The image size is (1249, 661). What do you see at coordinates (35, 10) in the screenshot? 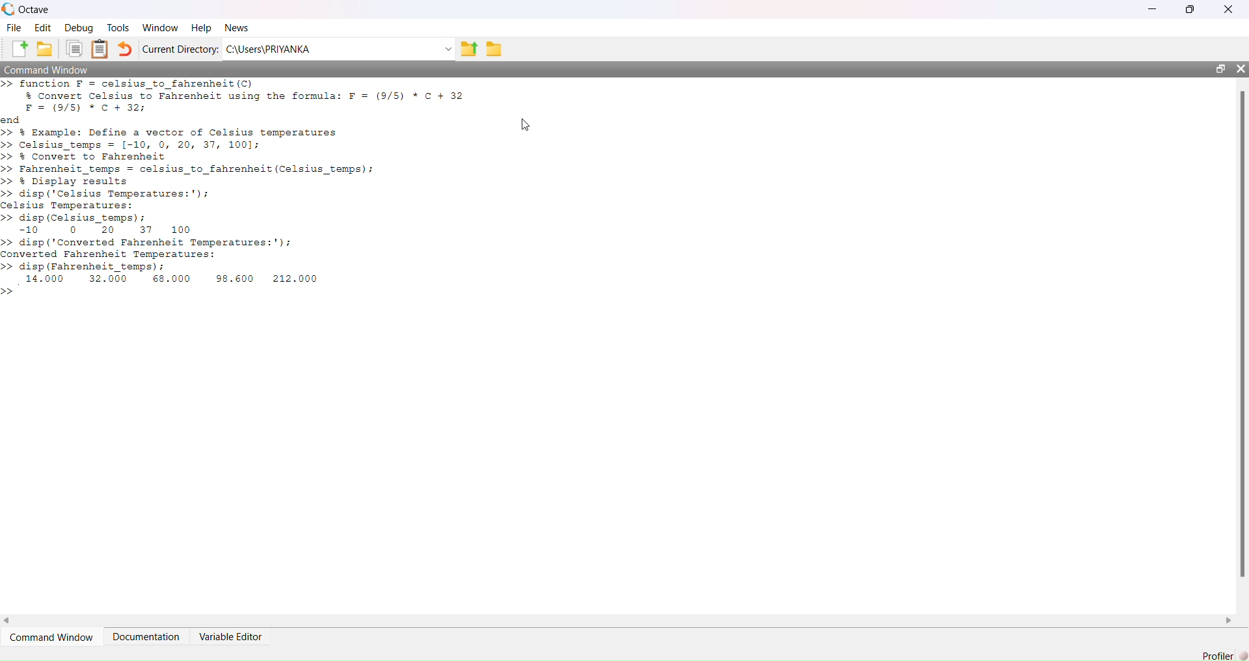
I see `Octave` at bounding box center [35, 10].